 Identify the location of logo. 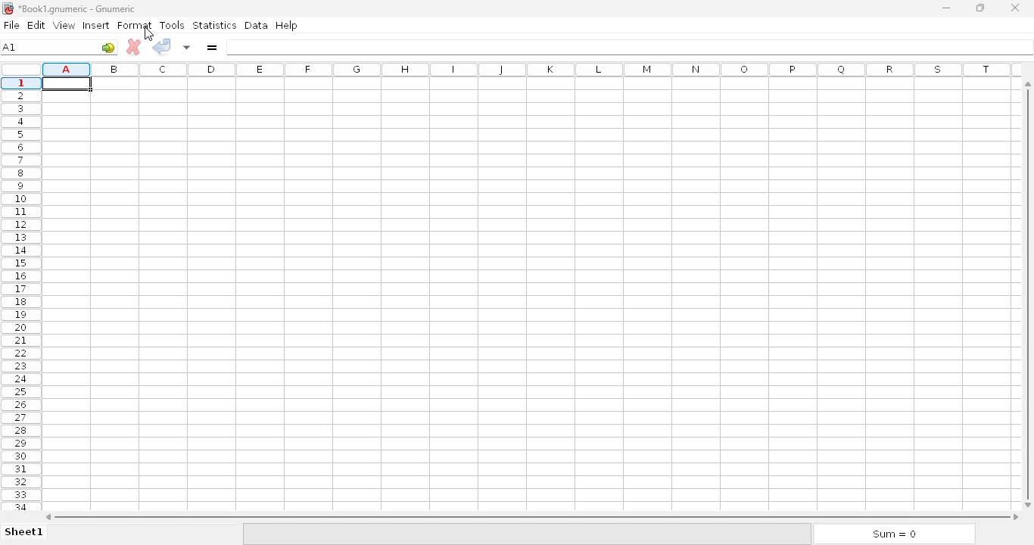
(7, 8).